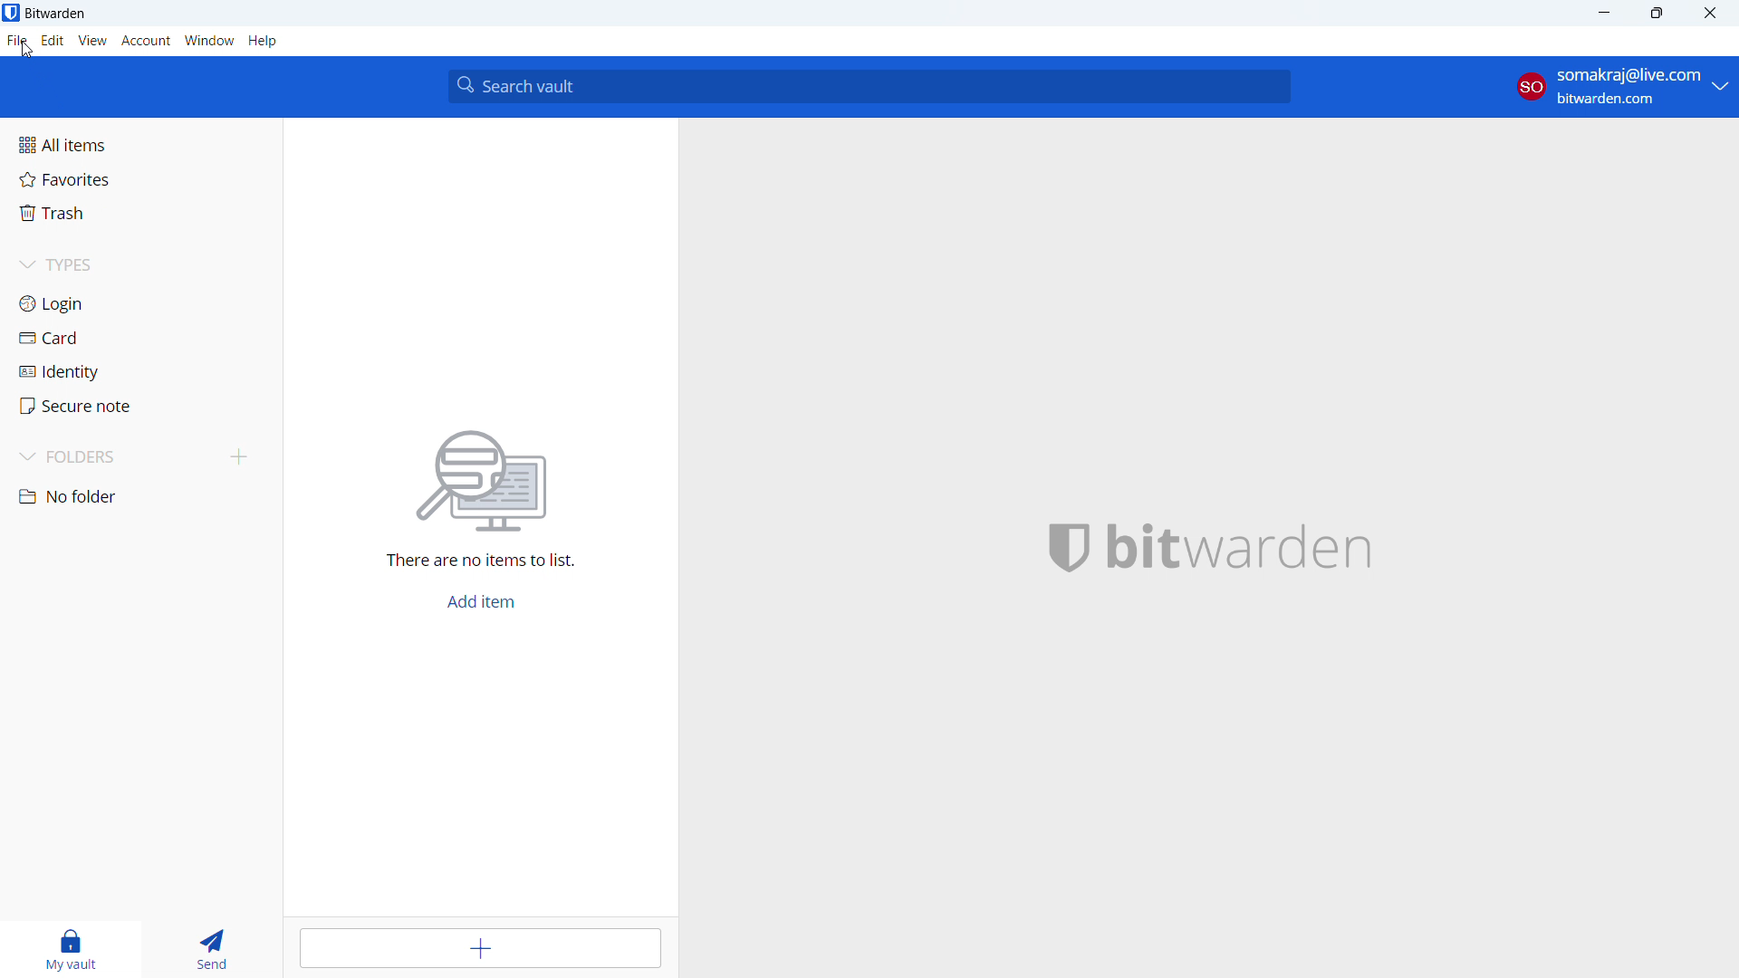  Describe the element at coordinates (53, 41) in the screenshot. I see `edit` at that location.